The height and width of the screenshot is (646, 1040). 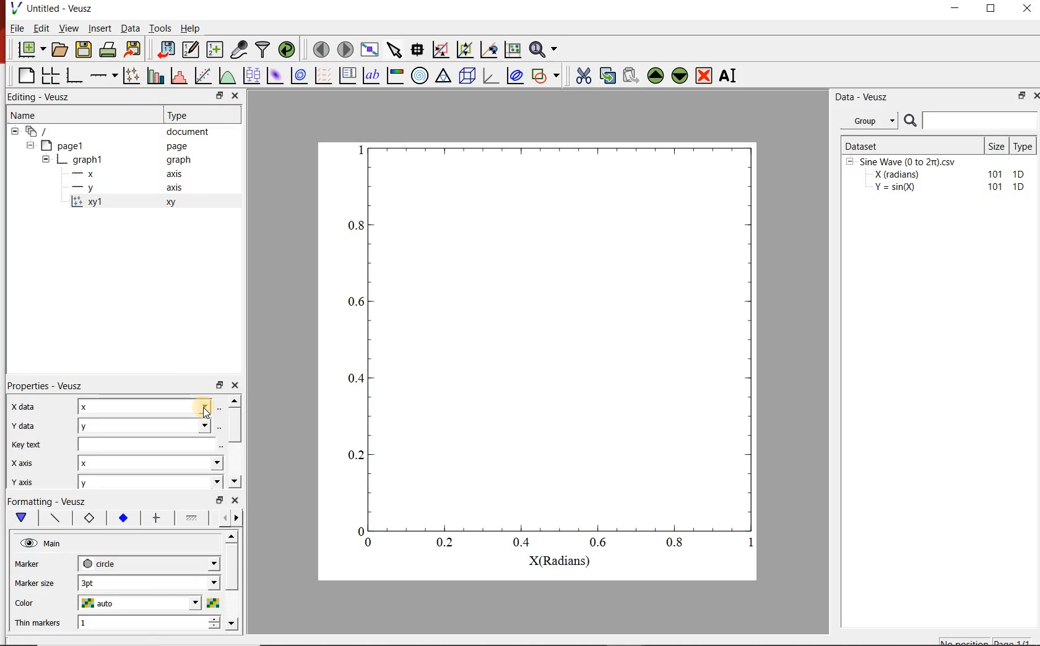 What do you see at coordinates (129, 28) in the screenshot?
I see `Data` at bounding box center [129, 28].